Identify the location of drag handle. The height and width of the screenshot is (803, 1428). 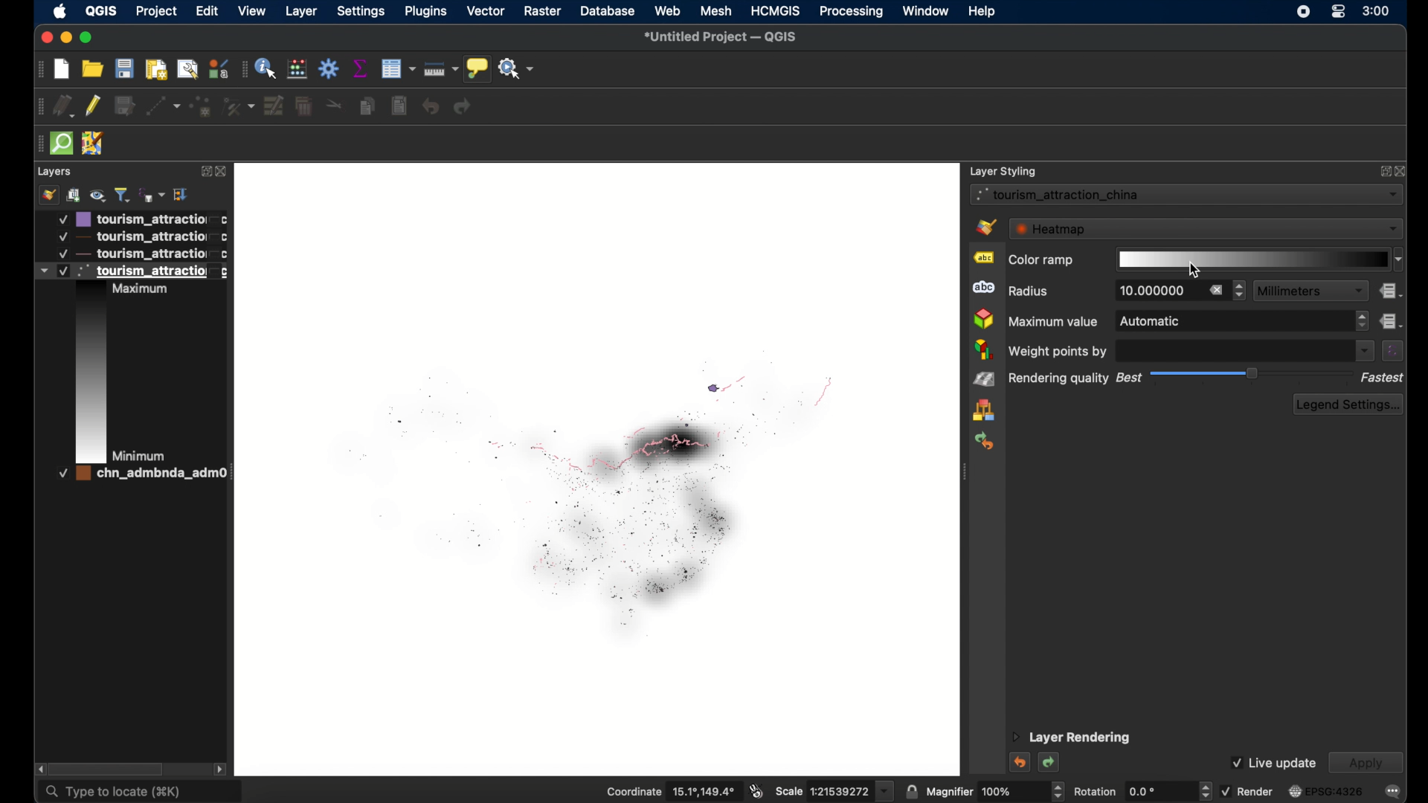
(38, 107).